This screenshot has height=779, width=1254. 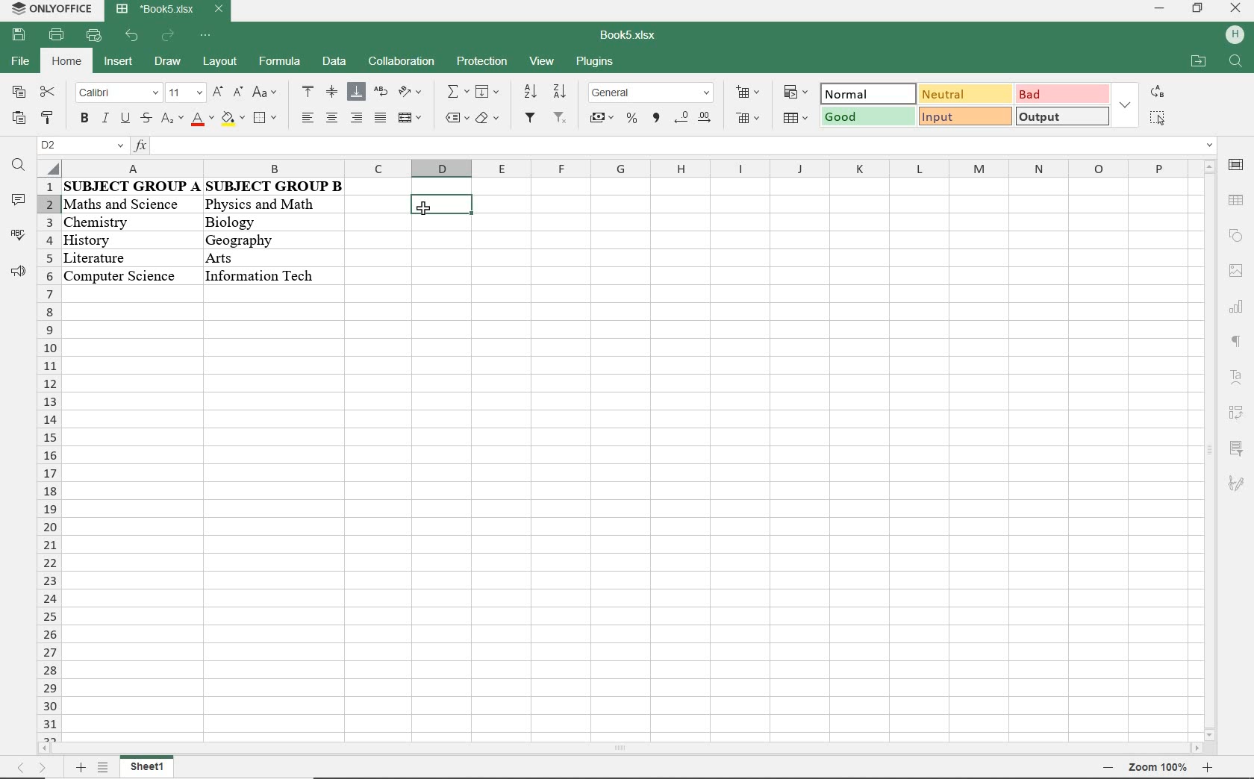 What do you see at coordinates (543, 60) in the screenshot?
I see `view` at bounding box center [543, 60].